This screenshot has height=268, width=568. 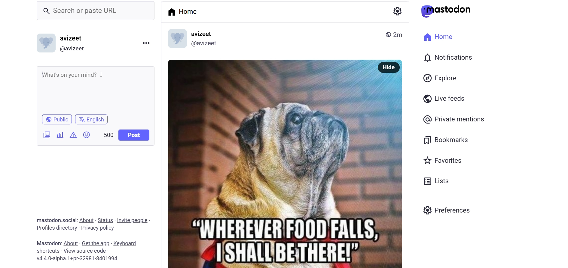 What do you see at coordinates (287, 172) in the screenshot?
I see `meme photo` at bounding box center [287, 172].